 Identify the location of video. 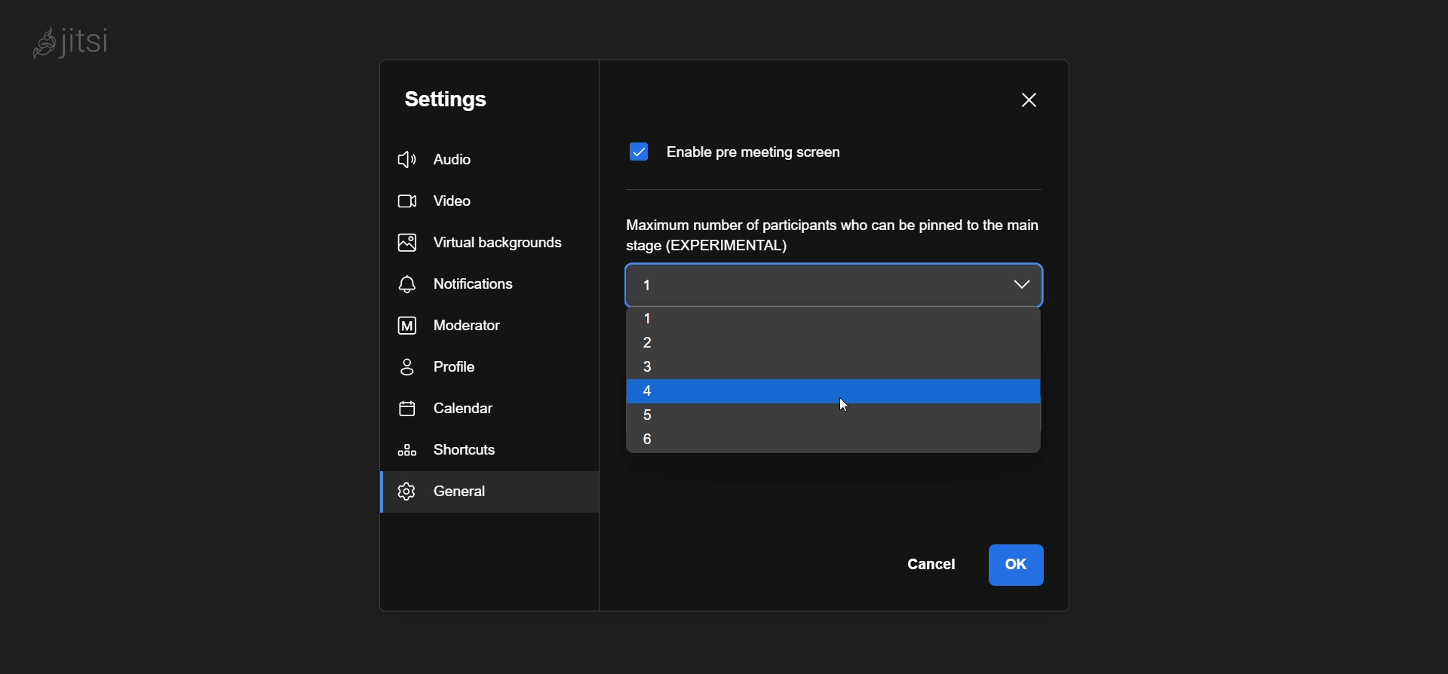
(434, 203).